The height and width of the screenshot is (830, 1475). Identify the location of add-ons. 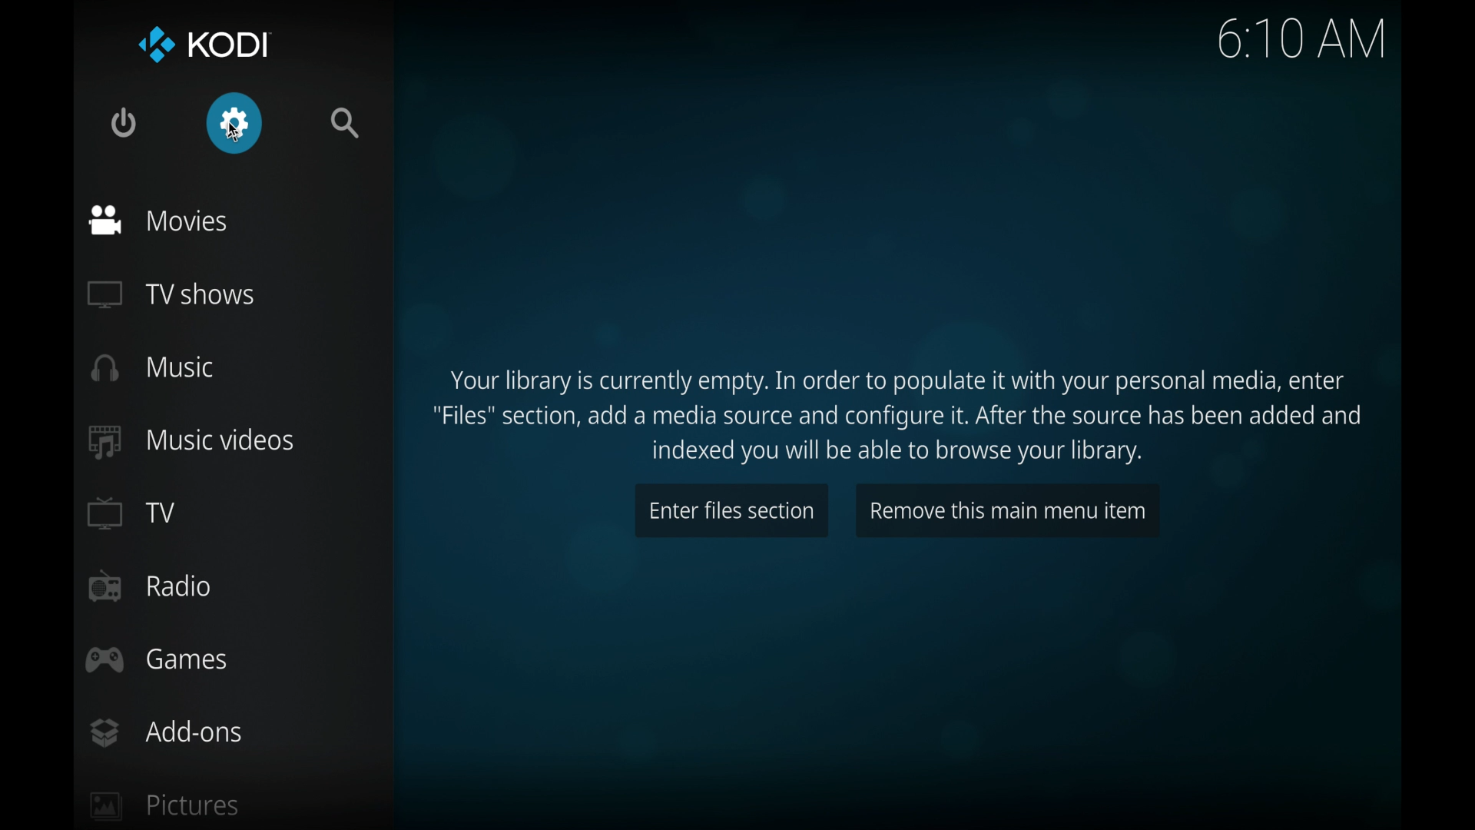
(167, 733).